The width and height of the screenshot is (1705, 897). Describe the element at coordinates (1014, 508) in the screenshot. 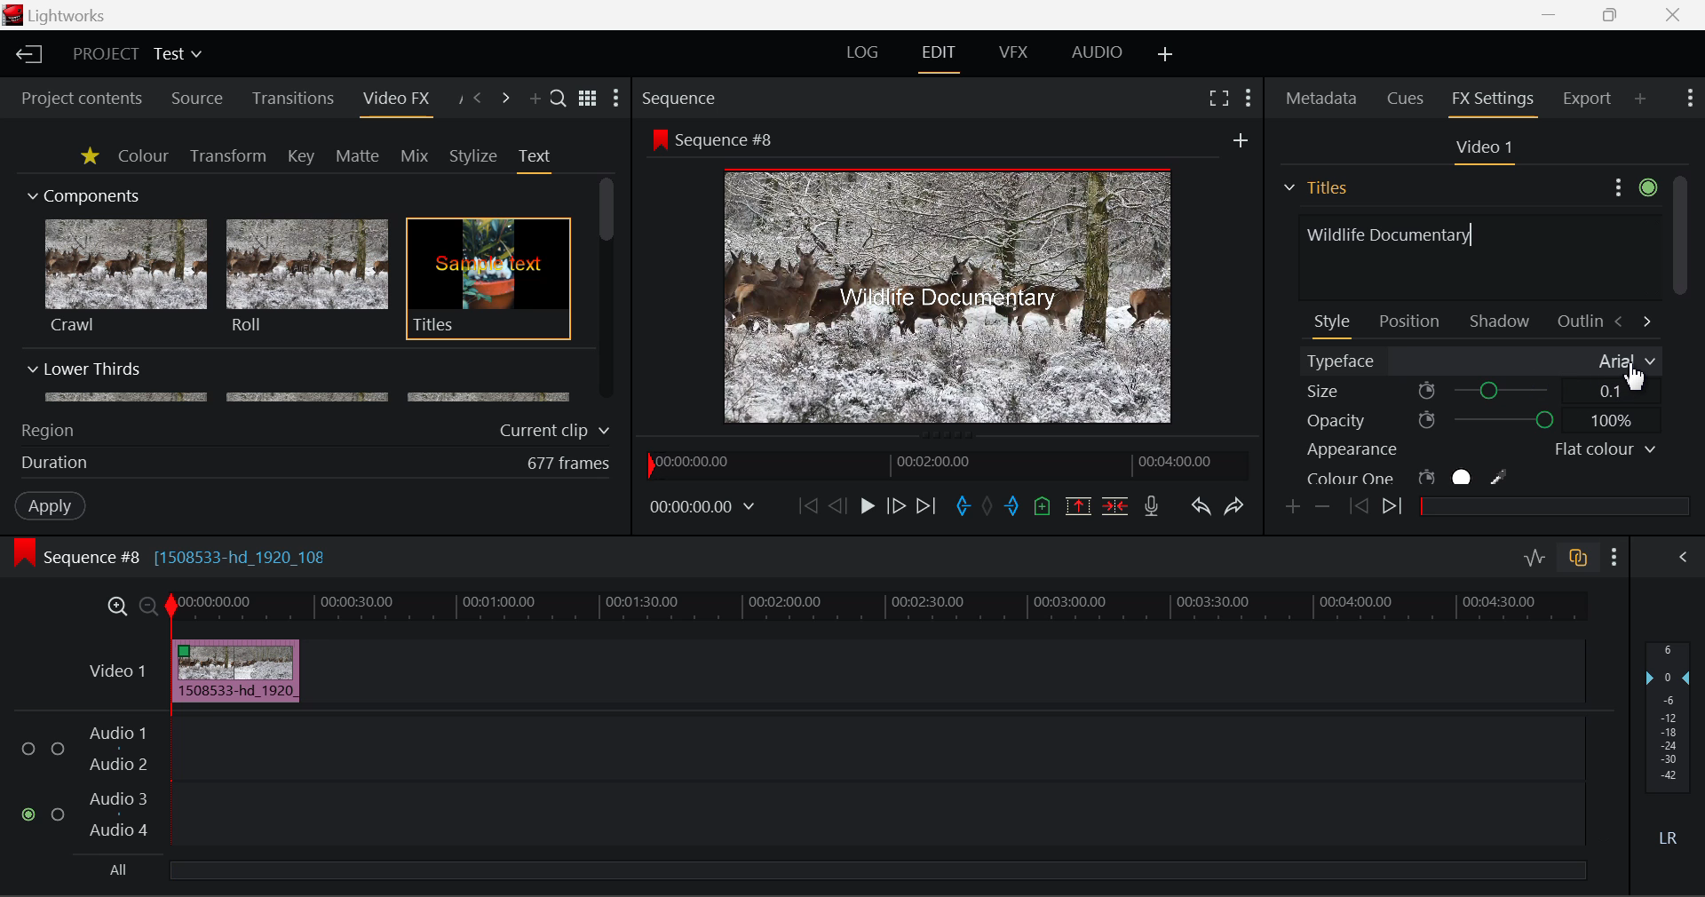

I see `Mark Out` at that location.